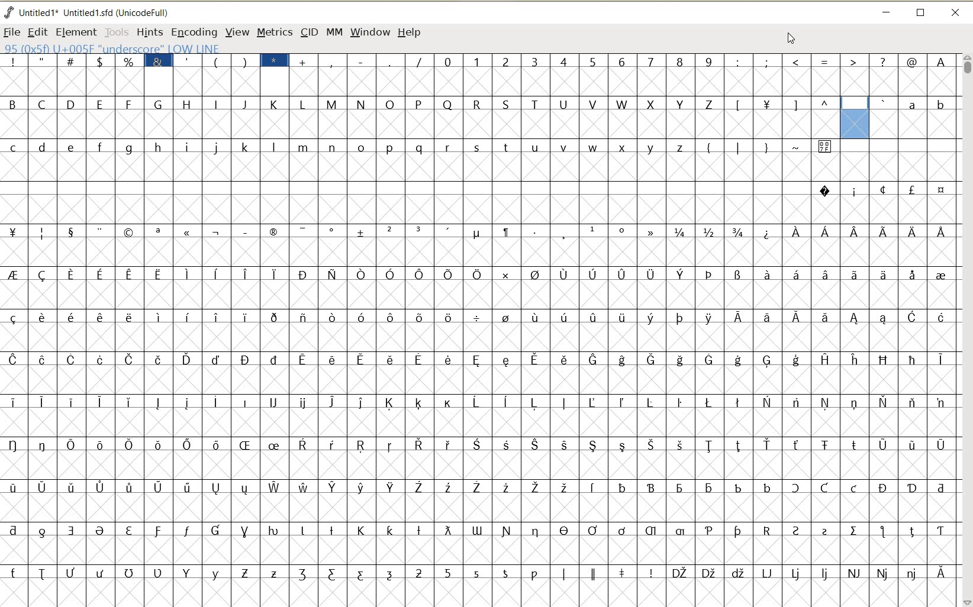  What do you see at coordinates (189, 324) in the screenshot?
I see `GLYPHY CHARACTERS` at bounding box center [189, 324].